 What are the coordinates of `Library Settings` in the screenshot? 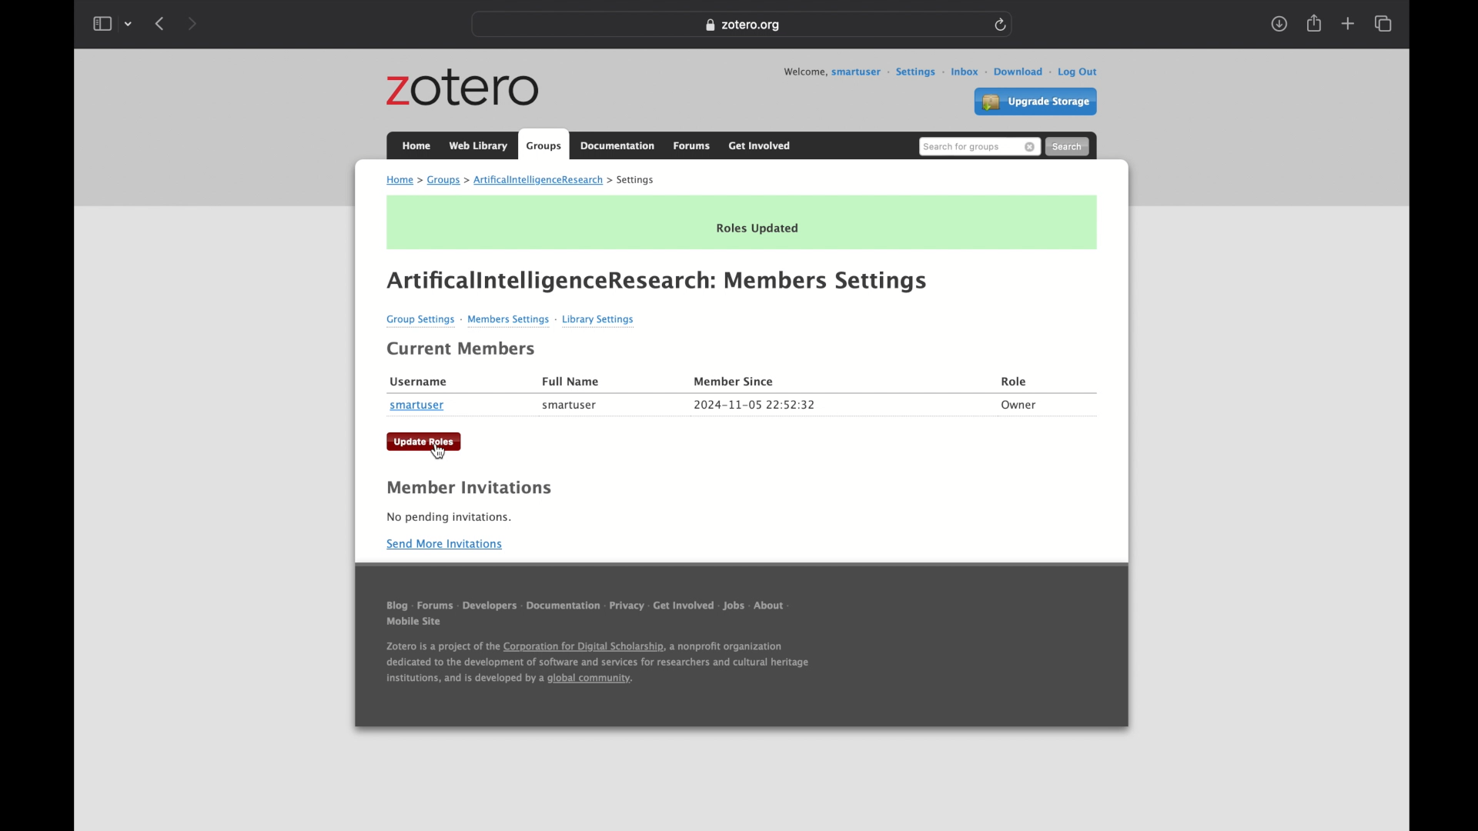 It's located at (611, 321).